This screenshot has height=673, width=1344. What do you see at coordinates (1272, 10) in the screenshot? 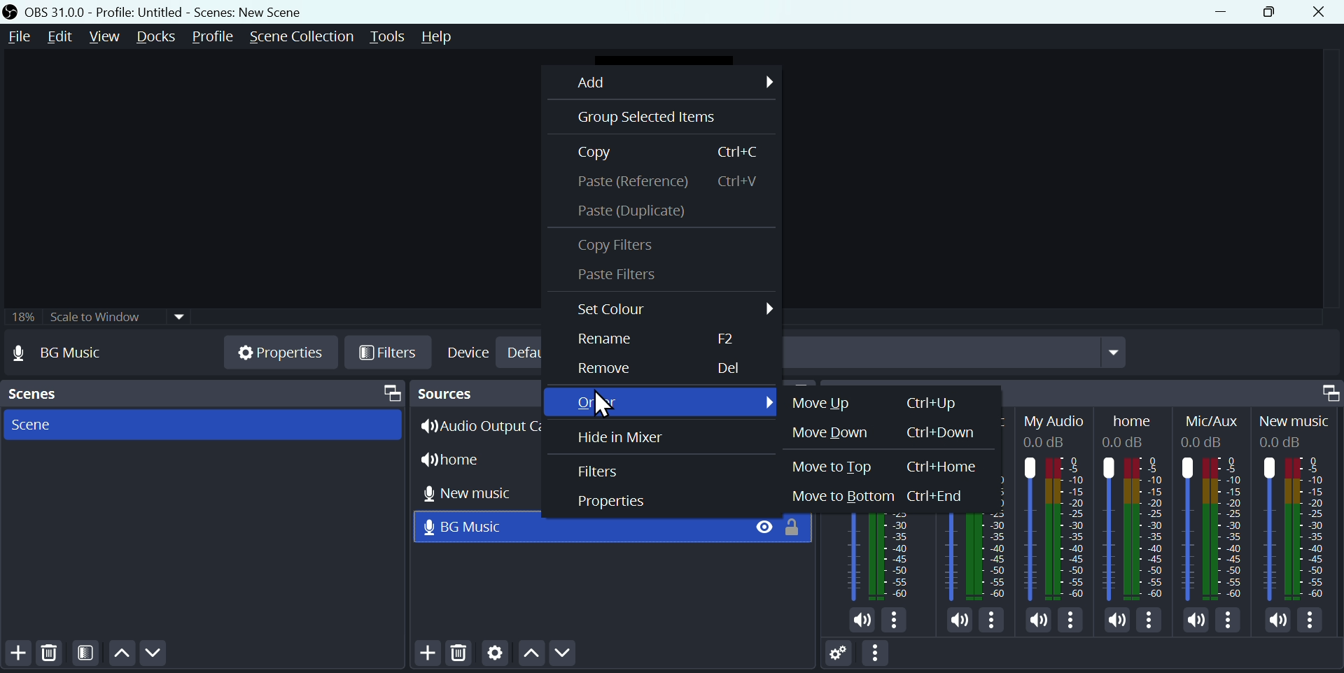
I see `Maximise` at bounding box center [1272, 10].